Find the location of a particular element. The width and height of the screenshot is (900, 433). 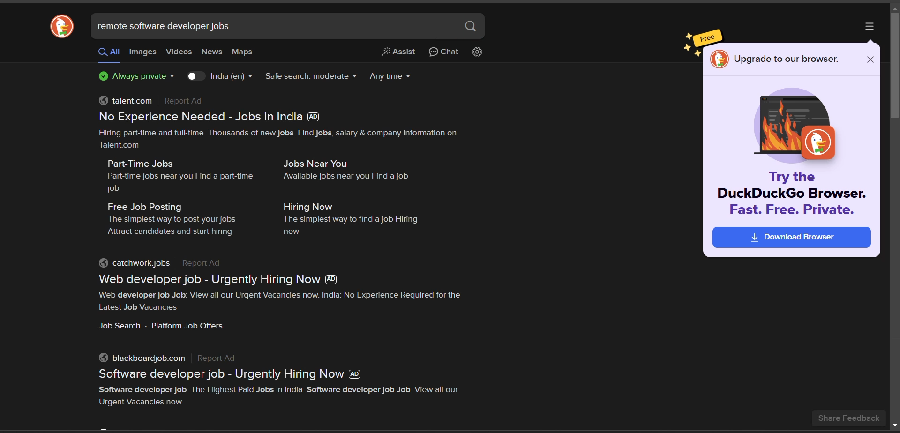

logo is located at coordinates (61, 29).